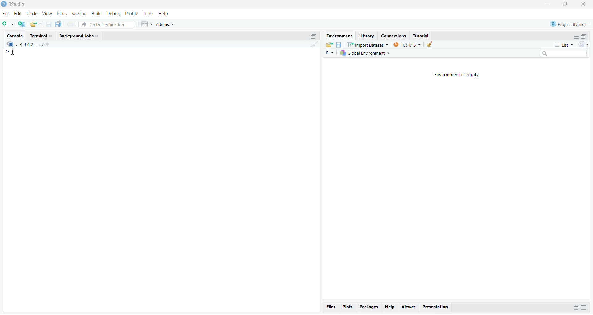  I want to click on Session, so click(79, 14).